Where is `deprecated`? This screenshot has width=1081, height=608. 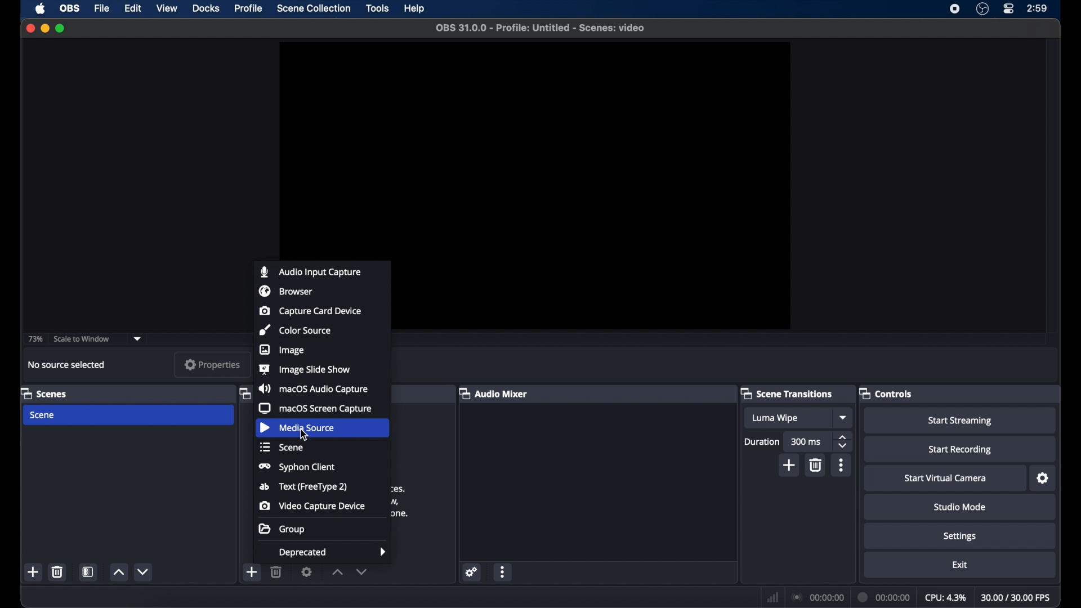
deprecated is located at coordinates (333, 552).